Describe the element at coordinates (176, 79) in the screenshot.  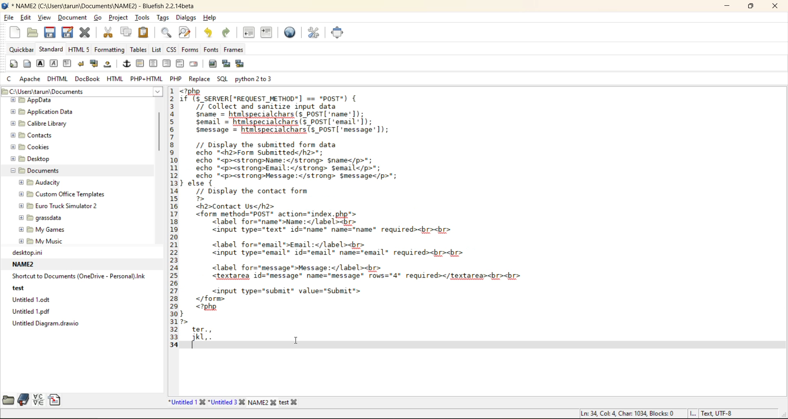
I see `php` at that location.